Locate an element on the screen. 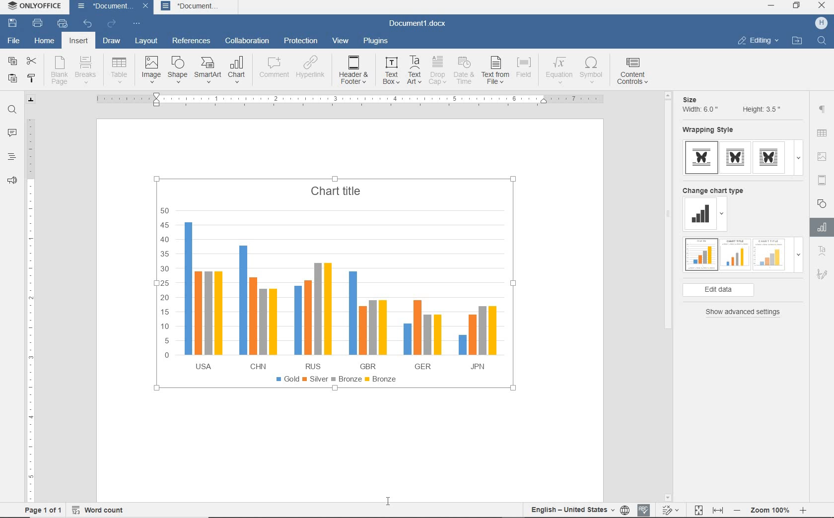 This screenshot has width=834, height=518. restore down is located at coordinates (797, 6).